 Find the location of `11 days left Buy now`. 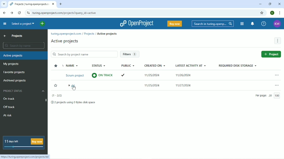

11 days left Buy now is located at coordinates (24, 142).